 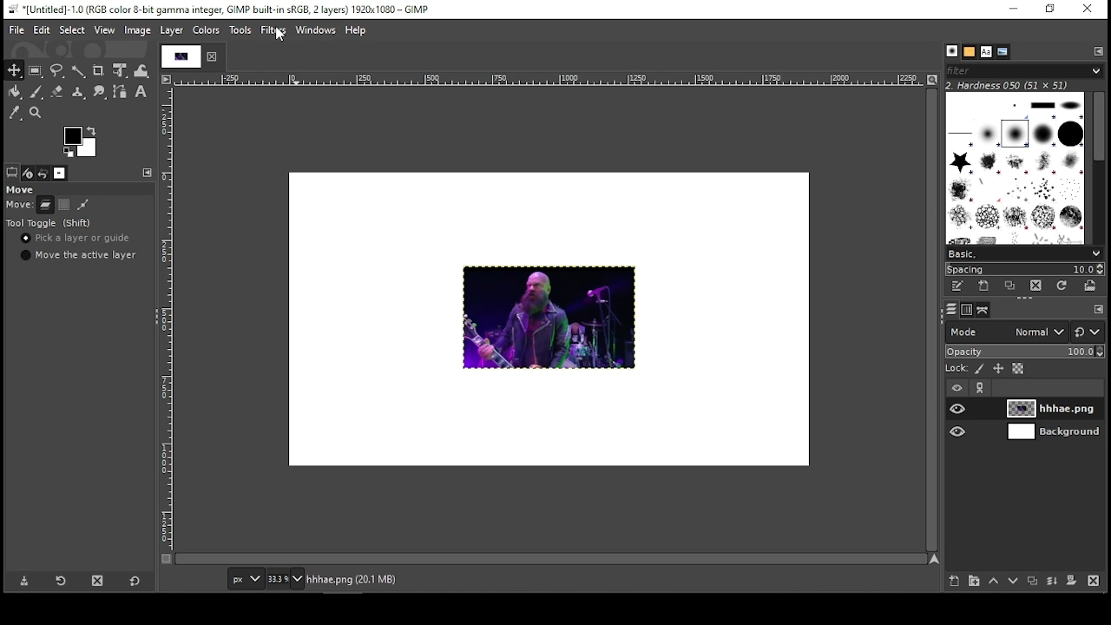 I want to click on fuzzy selection tool, so click(x=78, y=72).